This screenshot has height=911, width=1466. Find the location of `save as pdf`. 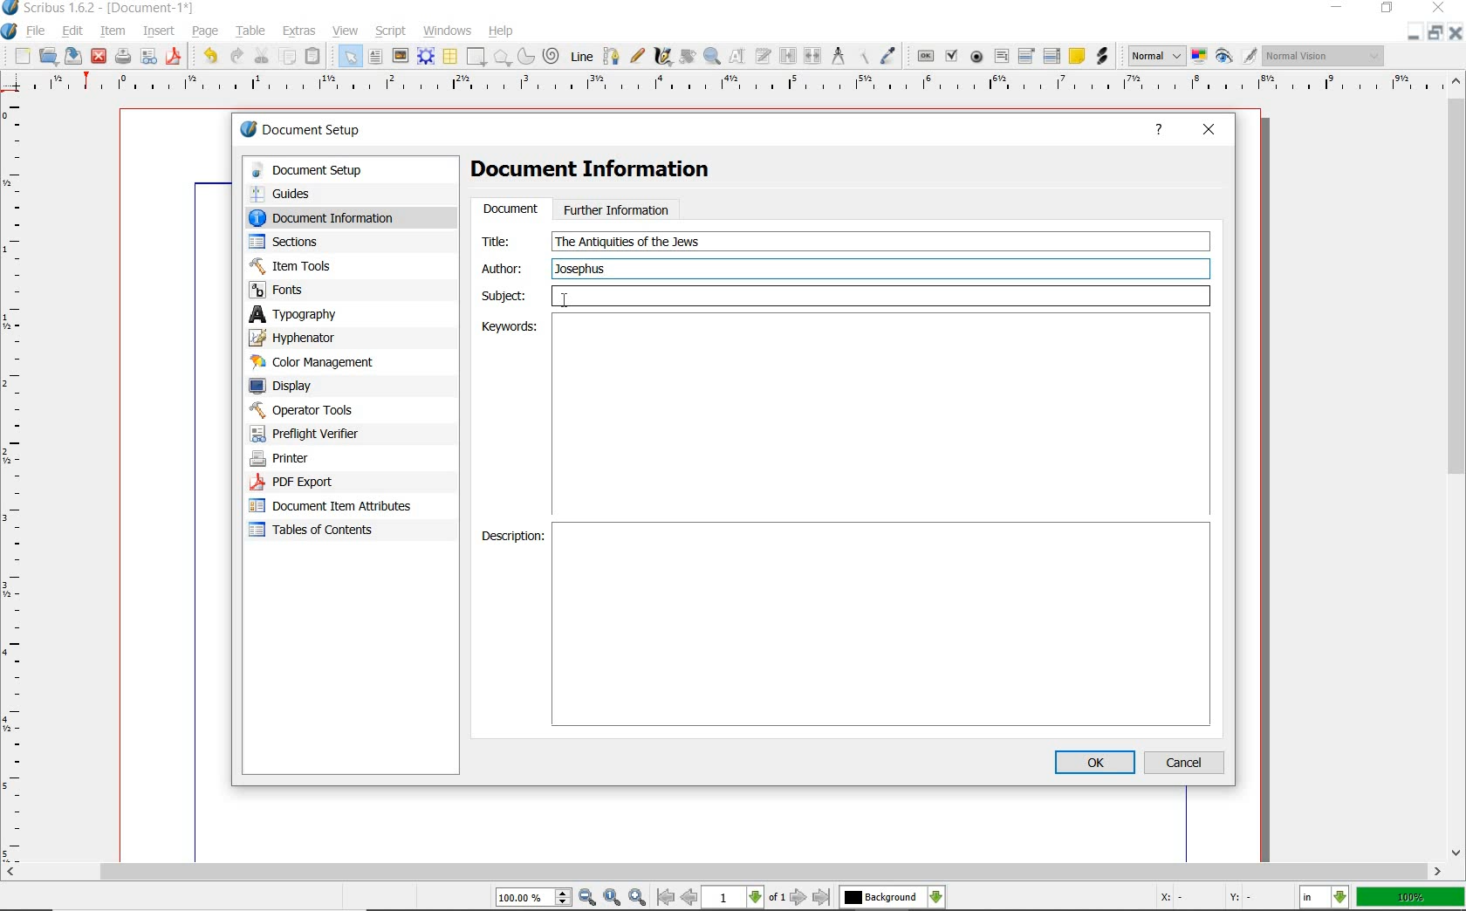

save as pdf is located at coordinates (174, 58).